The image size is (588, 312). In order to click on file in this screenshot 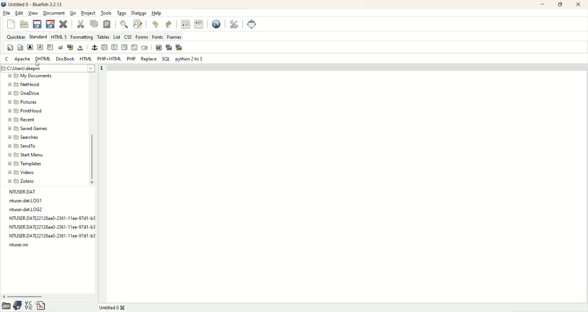, I will do `click(44, 191)`.